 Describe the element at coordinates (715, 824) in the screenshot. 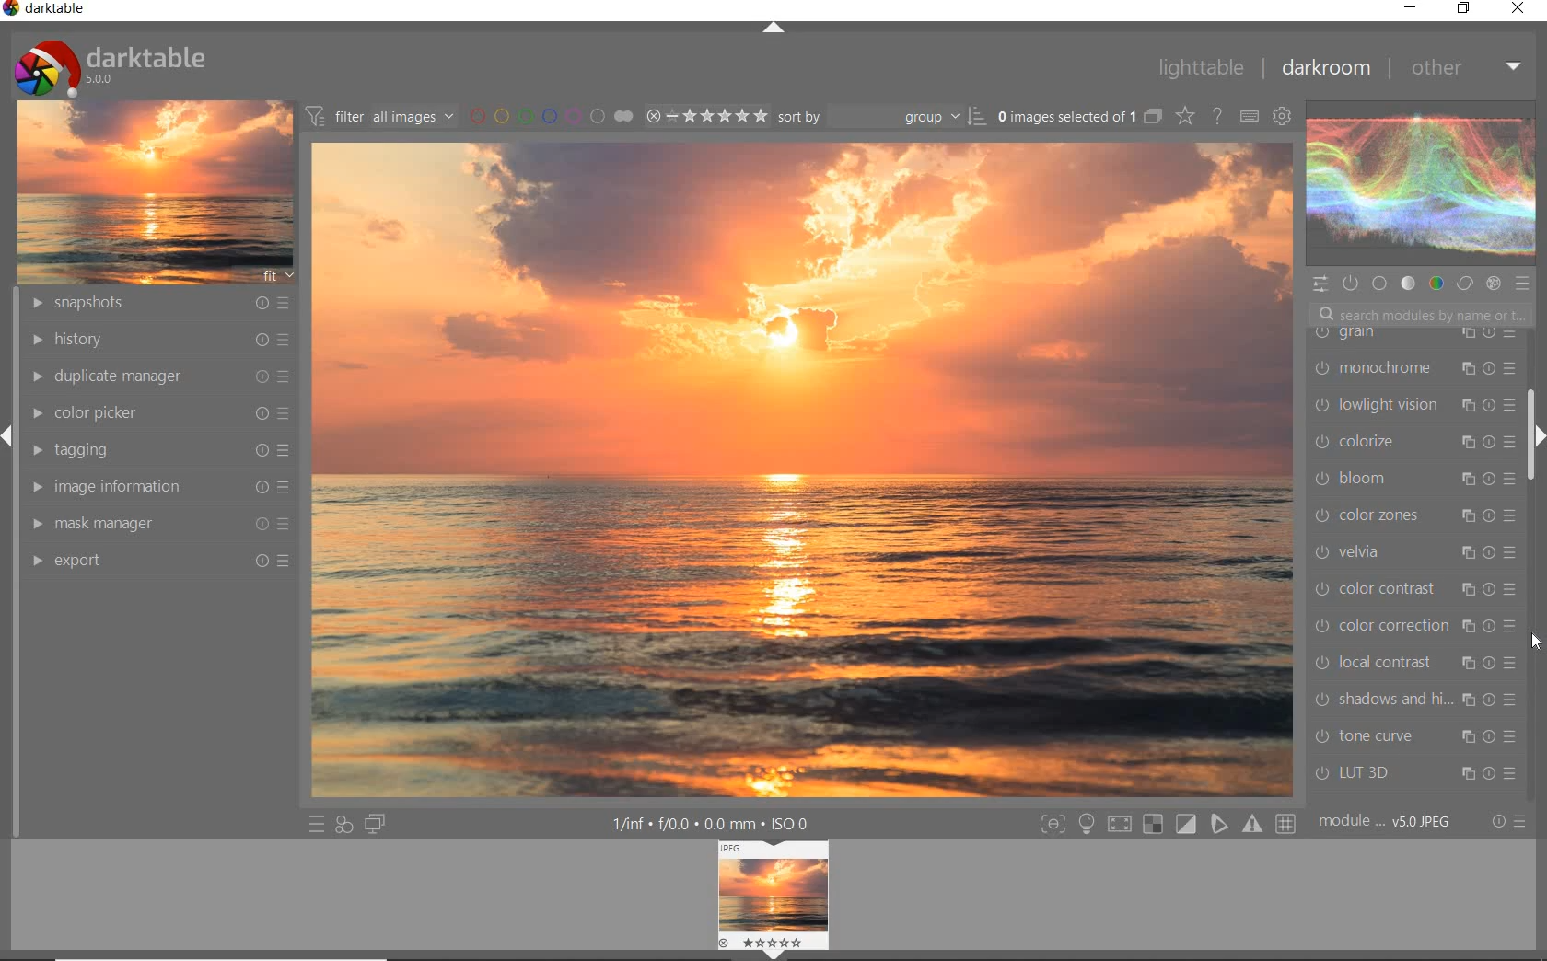

I see `OTHER INTERFACE DETAIL` at that location.